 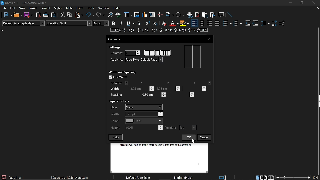 I want to click on presents will help to attract more people to this area of mathematics., so click(x=160, y=155).